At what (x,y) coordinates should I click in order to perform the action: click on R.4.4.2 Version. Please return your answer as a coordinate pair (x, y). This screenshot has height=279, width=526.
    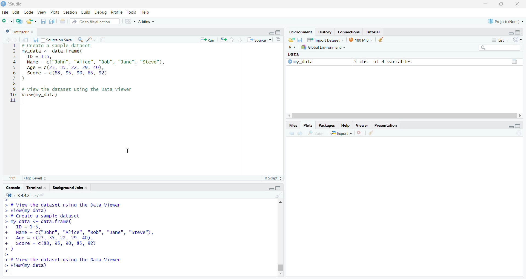
    Looking at the image, I should click on (26, 195).